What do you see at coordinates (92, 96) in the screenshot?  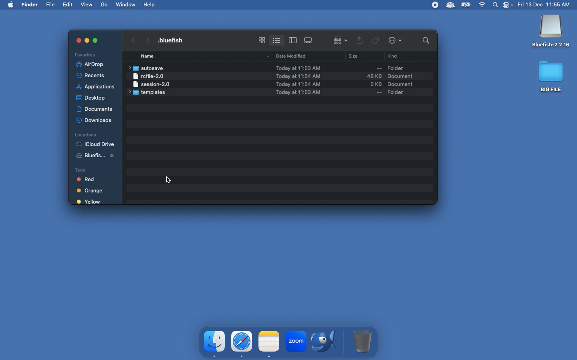 I see `desktop` at bounding box center [92, 96].